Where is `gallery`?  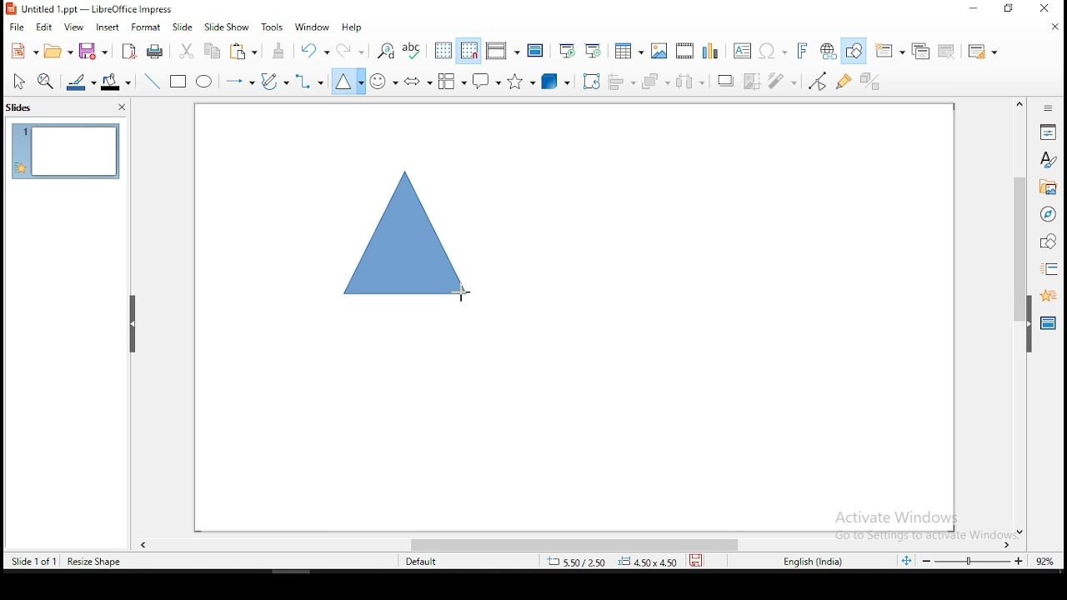 gallery is located at coordinates (1047, 189).